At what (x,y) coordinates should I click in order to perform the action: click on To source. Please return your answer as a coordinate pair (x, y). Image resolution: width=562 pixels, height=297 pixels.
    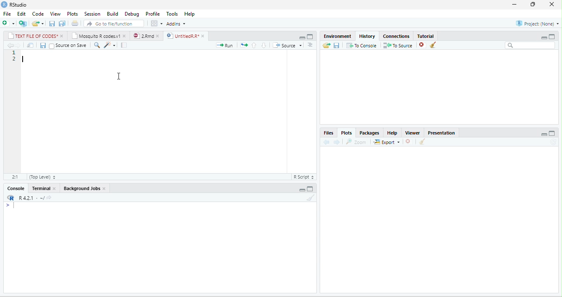
    Looking at the image, I should click on (397, 45).